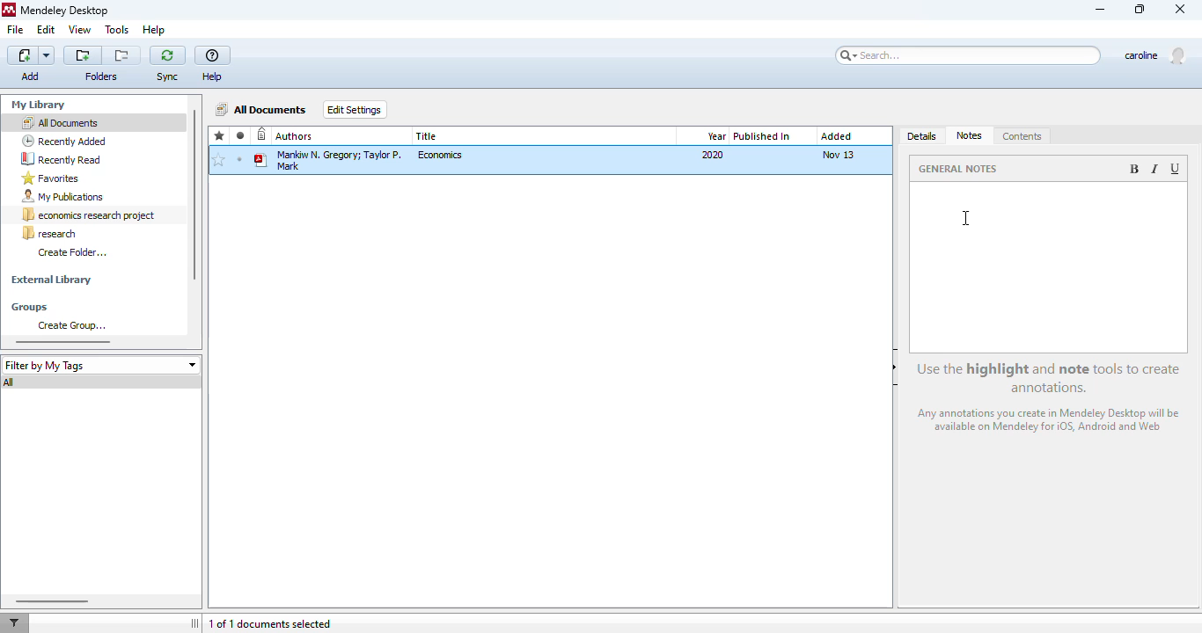  I want to click on use the highlight and note tools to create annotations., so click(1051, 378).